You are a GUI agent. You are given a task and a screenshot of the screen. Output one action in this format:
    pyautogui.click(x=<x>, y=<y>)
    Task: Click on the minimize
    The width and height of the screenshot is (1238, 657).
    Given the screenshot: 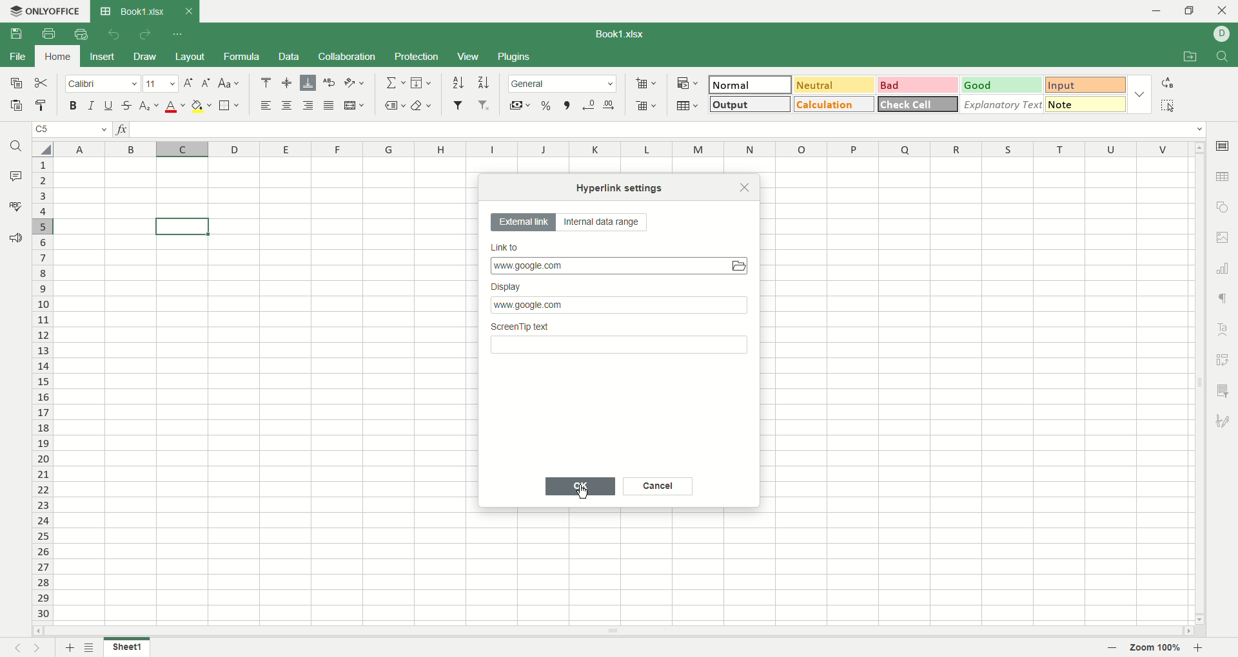 What is the action you would take?
    pyautogui.click(x=1151, y=10)
    